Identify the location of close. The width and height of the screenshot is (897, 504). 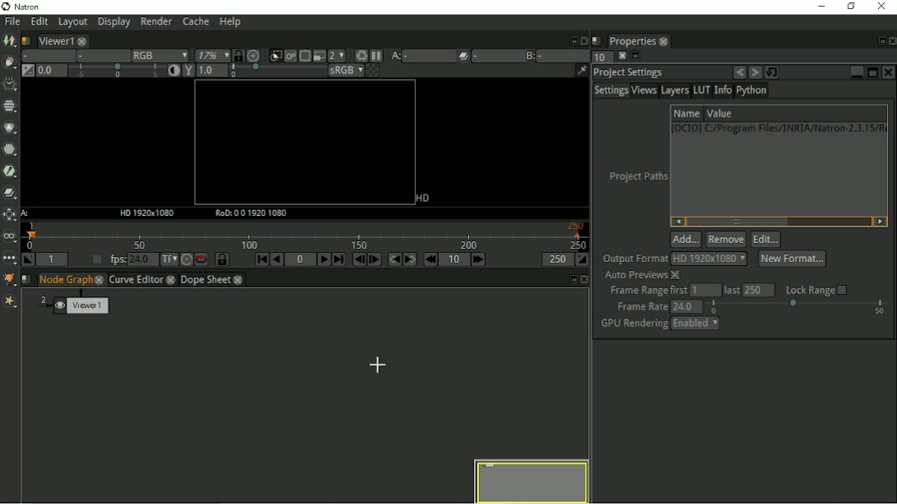
(677, 274).